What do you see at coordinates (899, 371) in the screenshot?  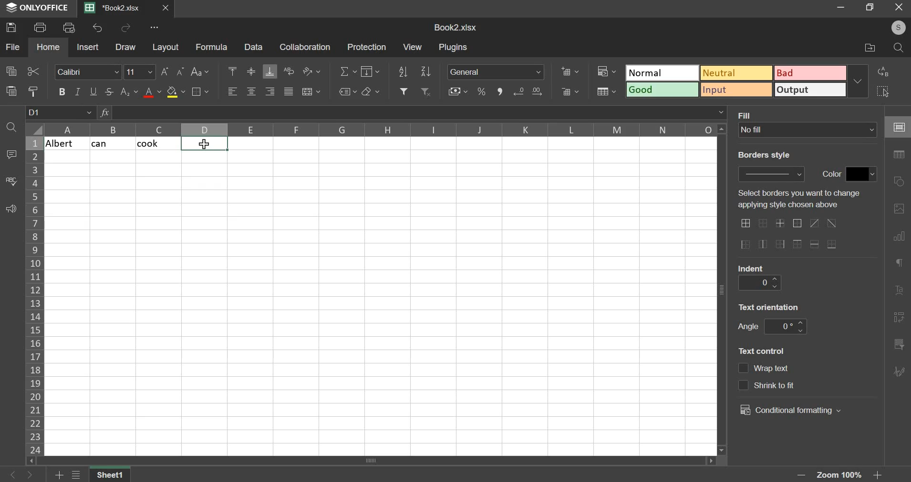 I see `signature` at bounding box center [899, 371].